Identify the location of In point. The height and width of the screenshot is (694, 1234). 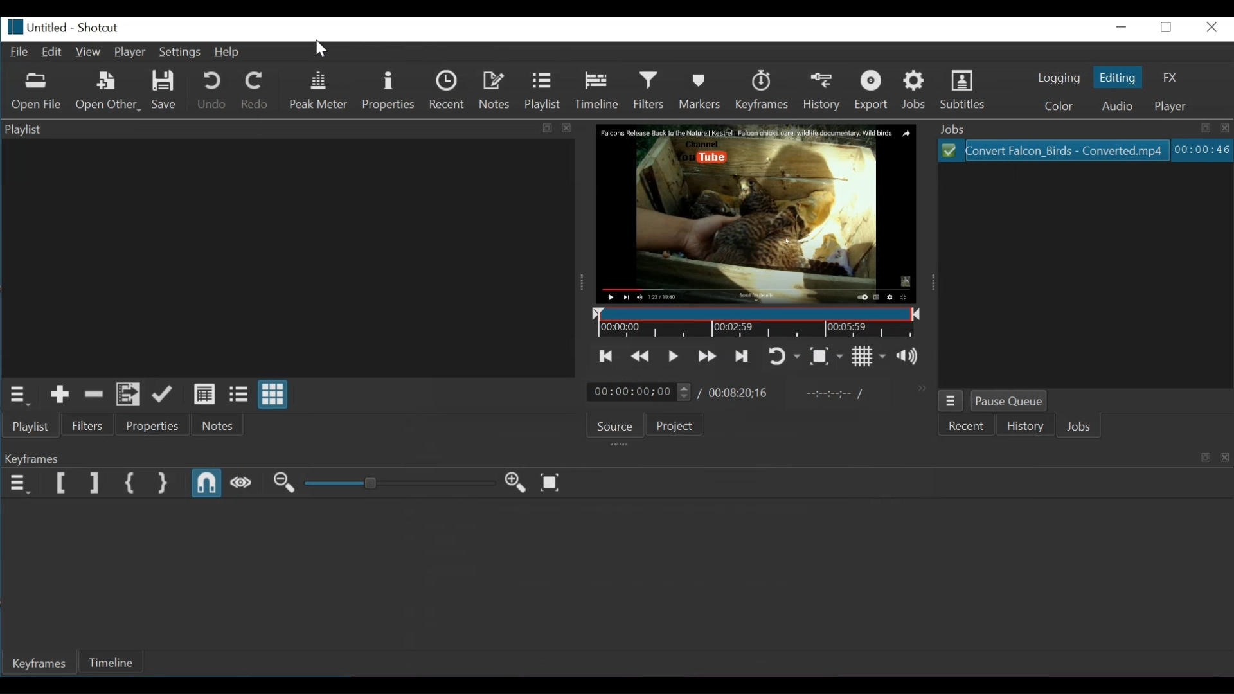
(838, 395).